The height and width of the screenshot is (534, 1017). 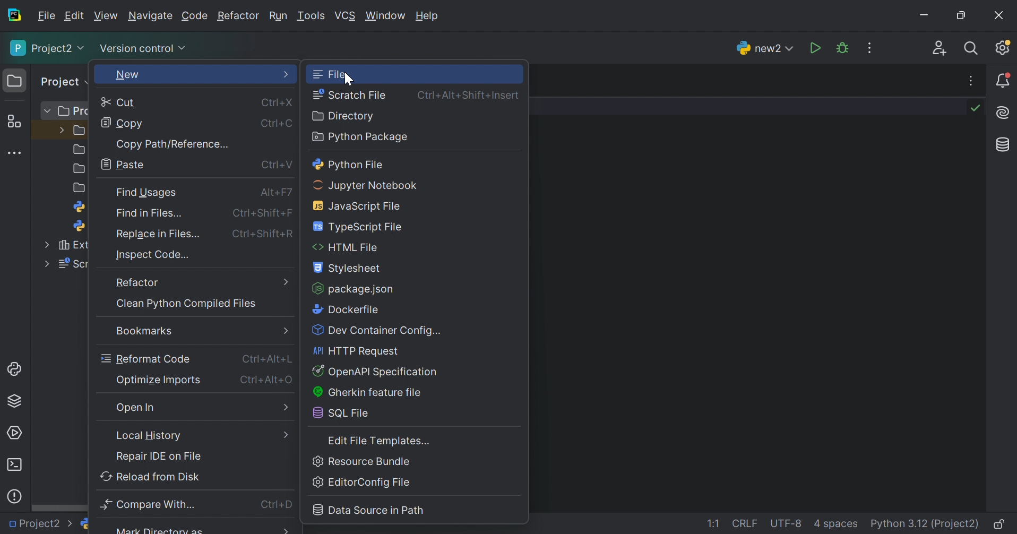 What do you see at coordinates (139, 409) in the screenshot?
I see `Open in` at bounding box center [139, 409].